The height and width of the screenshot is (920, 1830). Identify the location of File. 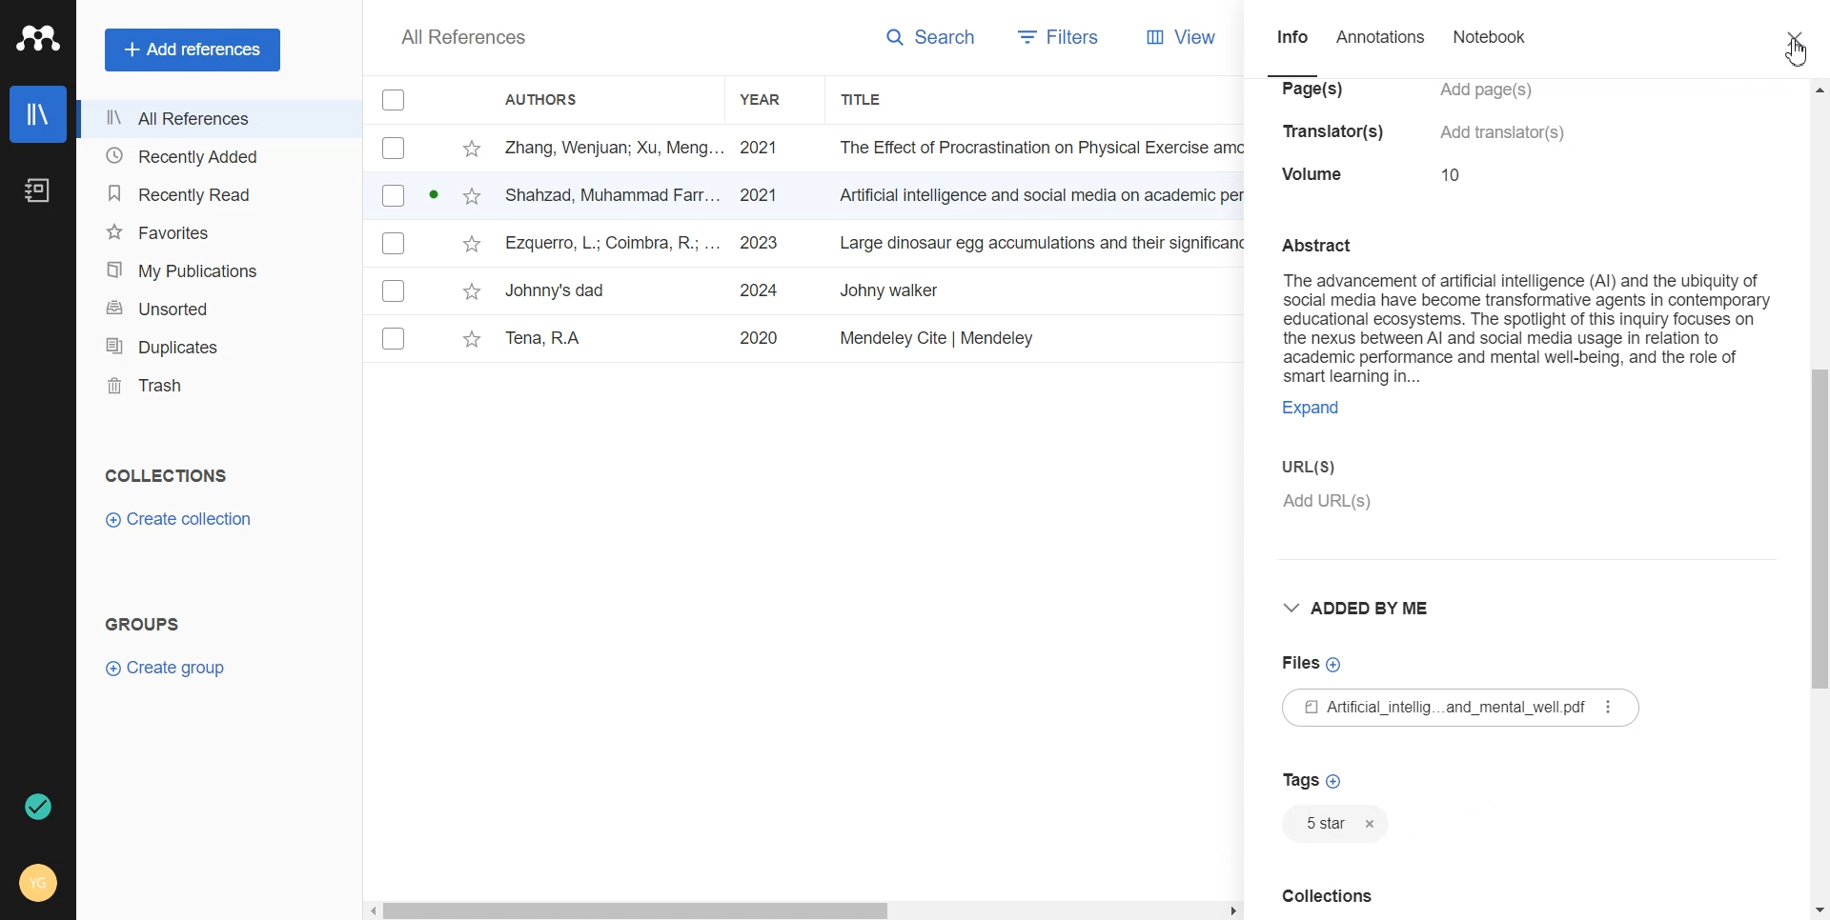
(806, 196).